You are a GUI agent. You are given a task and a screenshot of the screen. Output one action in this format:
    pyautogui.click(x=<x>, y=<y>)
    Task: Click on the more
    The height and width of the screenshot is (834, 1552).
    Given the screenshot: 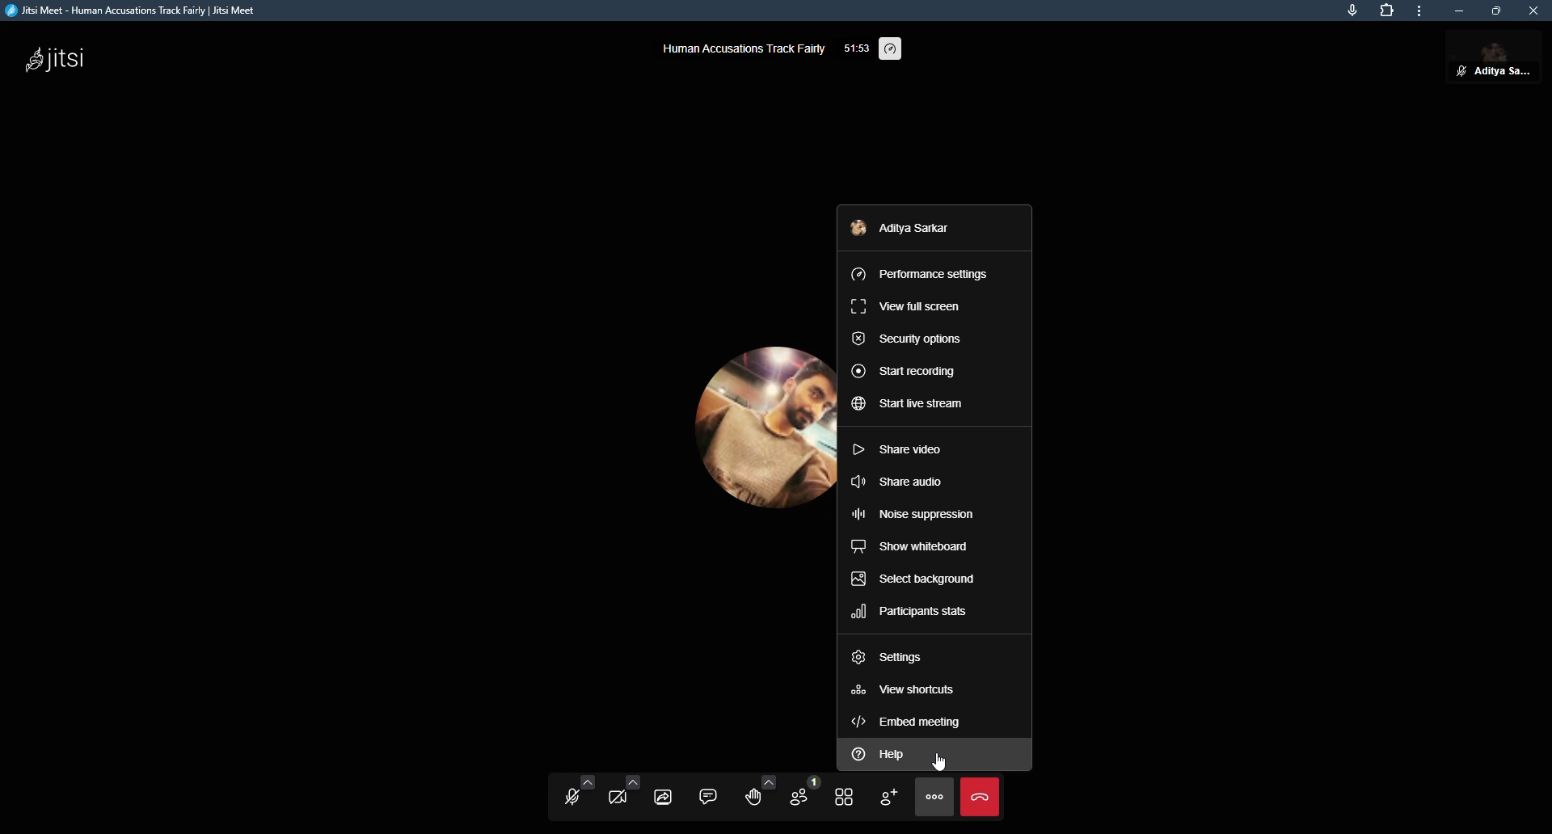 What is the action you would take?
    pyautogui.click(x=1418, y=10)
    